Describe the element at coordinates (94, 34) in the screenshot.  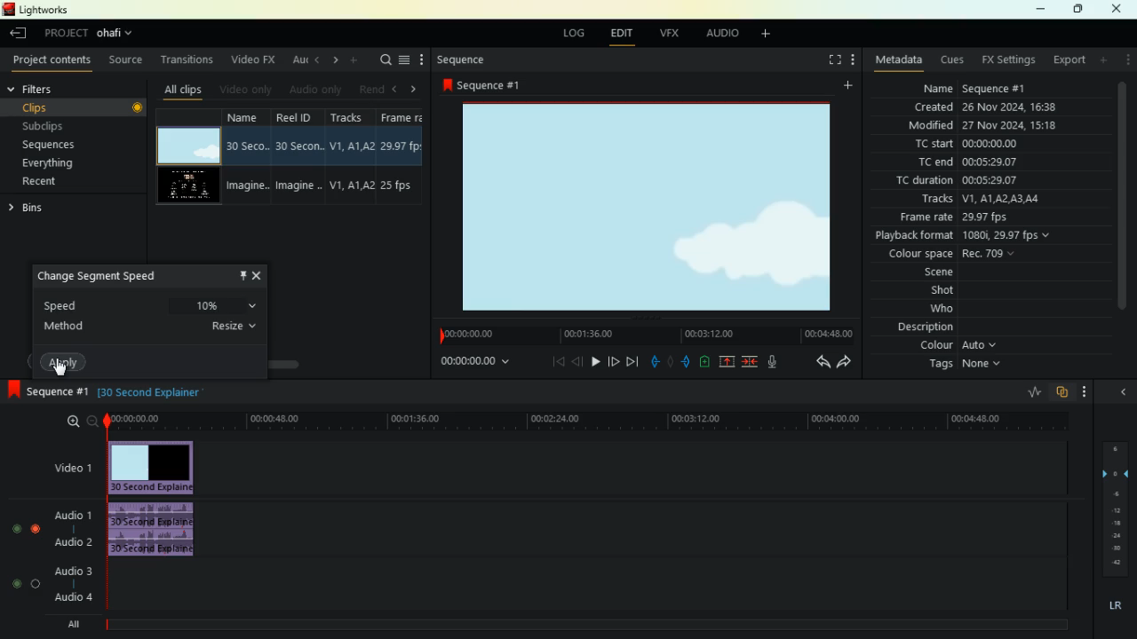
I see `project` at that location.